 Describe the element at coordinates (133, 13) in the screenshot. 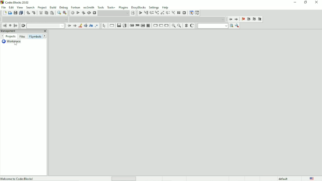

I see `Show the select target dialog` at that location.